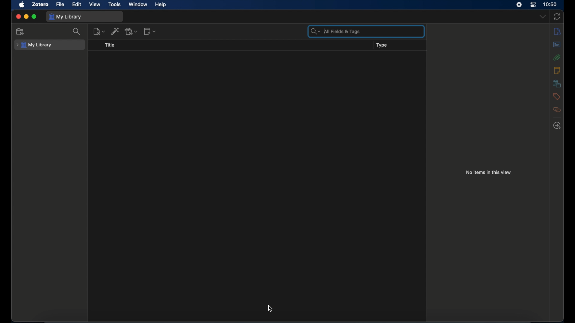  I want to click on type, so click(382, 45).